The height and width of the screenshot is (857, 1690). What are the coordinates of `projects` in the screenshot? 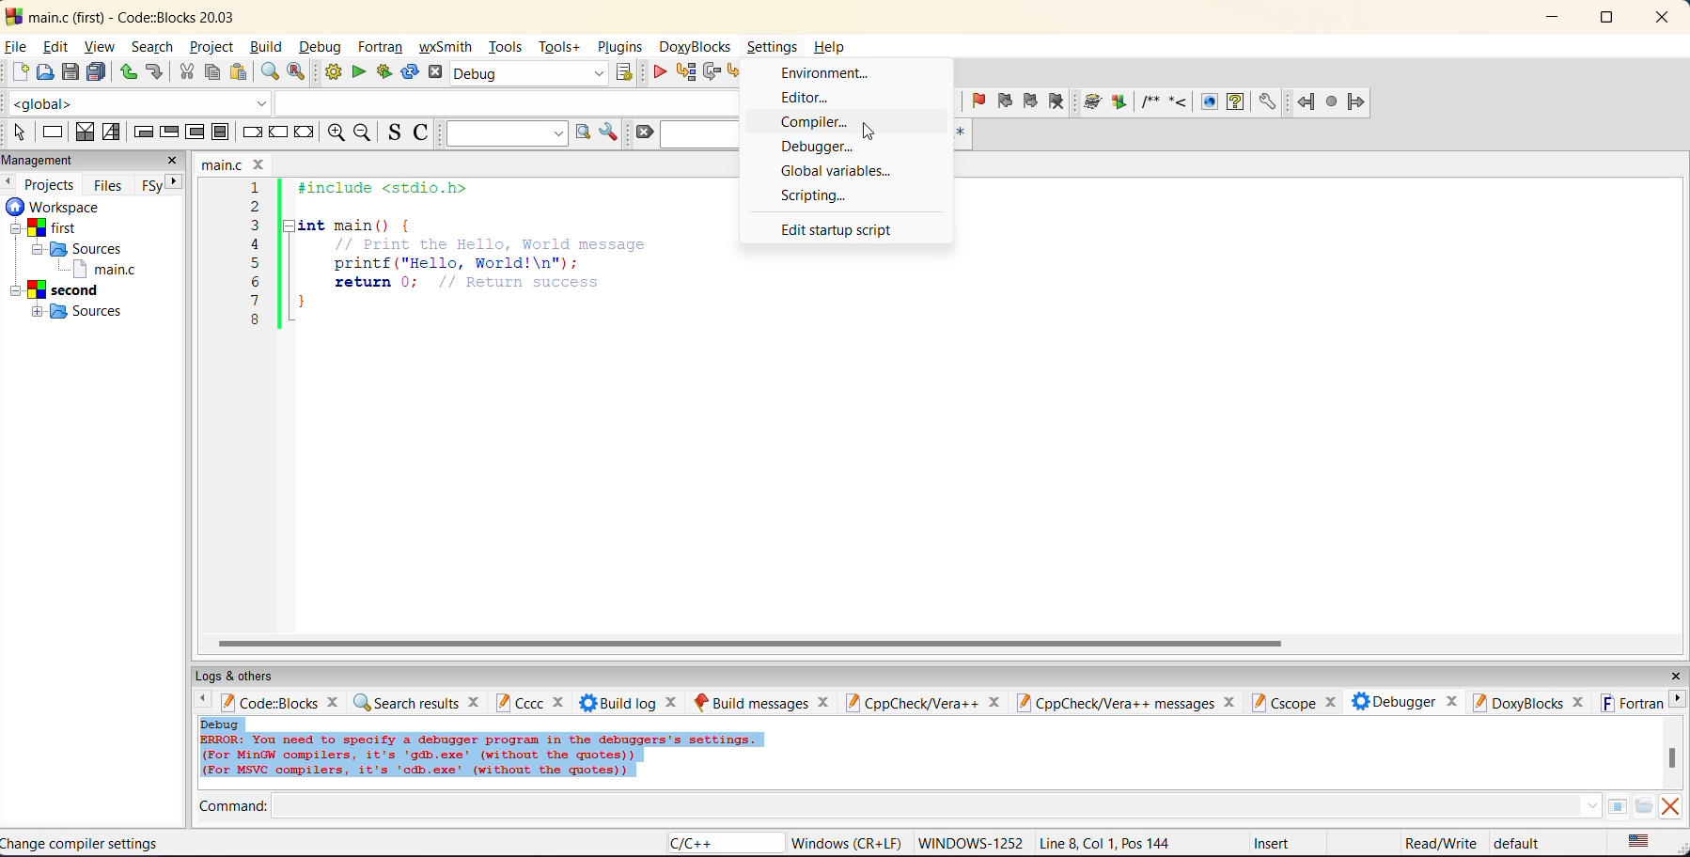 It's located at (53, 182).